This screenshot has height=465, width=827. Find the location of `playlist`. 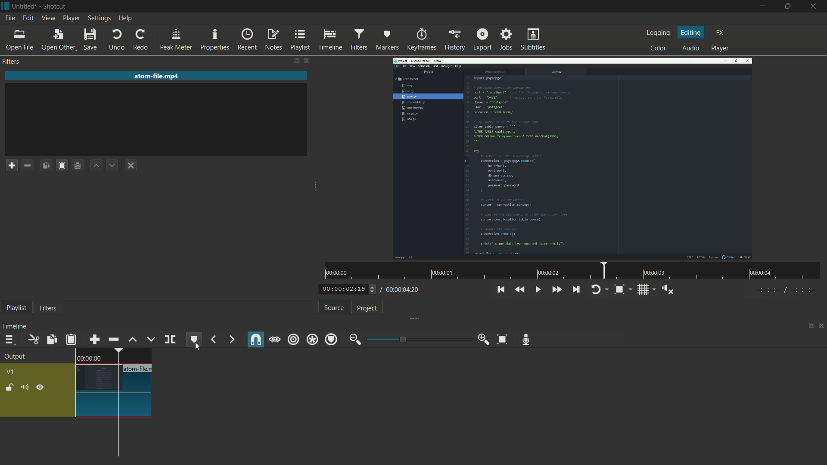

playlist is located at coordinates (298, 40).